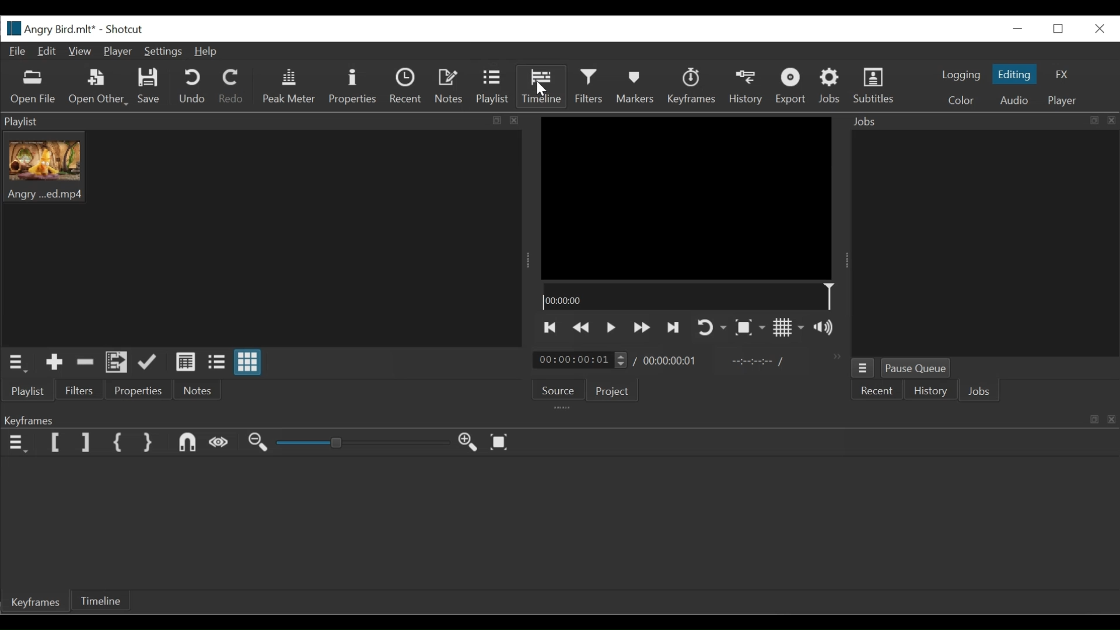 The height and width of the screenshot is (630, 1120). What do you see at coordinates (541, 87) in the screenshot?
I see `Timeline` at bounding box center [541, 87].